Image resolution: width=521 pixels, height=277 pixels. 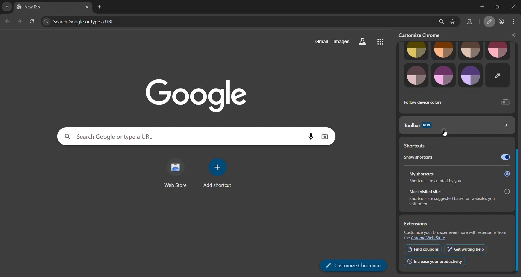 I want to click on searrch labs, so click(x=363, y=42).